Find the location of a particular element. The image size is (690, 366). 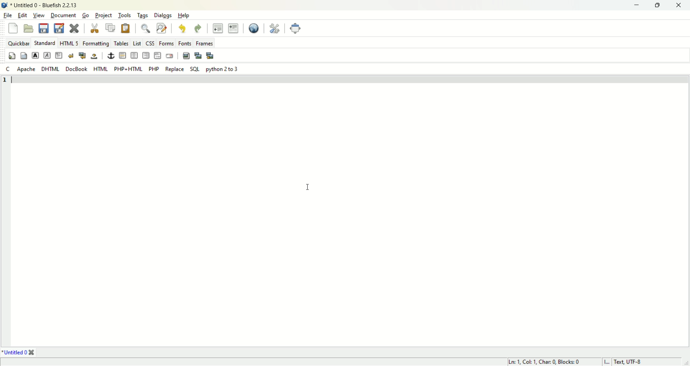

editor is located at coordinates (351, 211).